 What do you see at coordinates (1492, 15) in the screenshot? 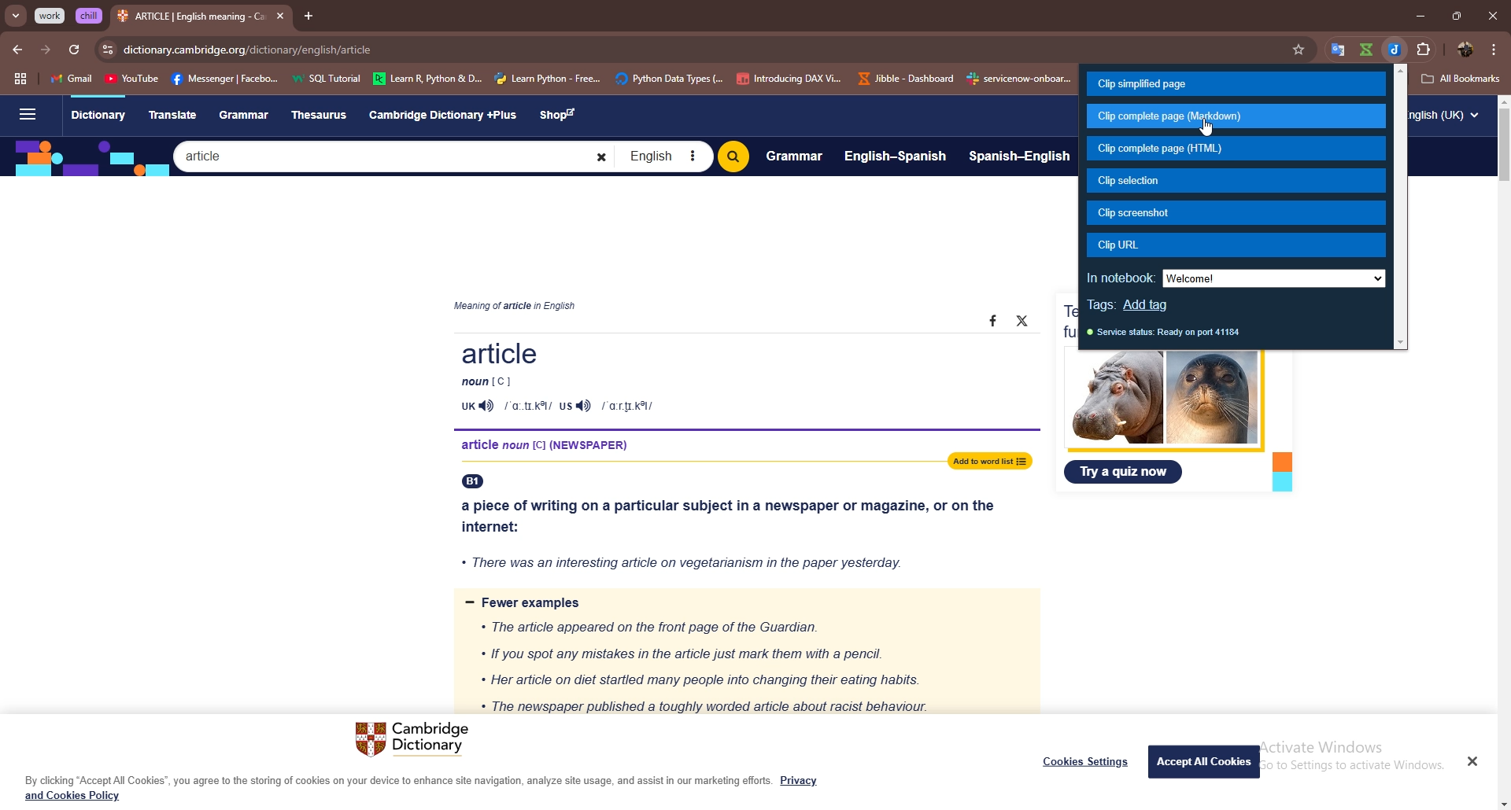
I see `close` at bounding box center [1492, 15].